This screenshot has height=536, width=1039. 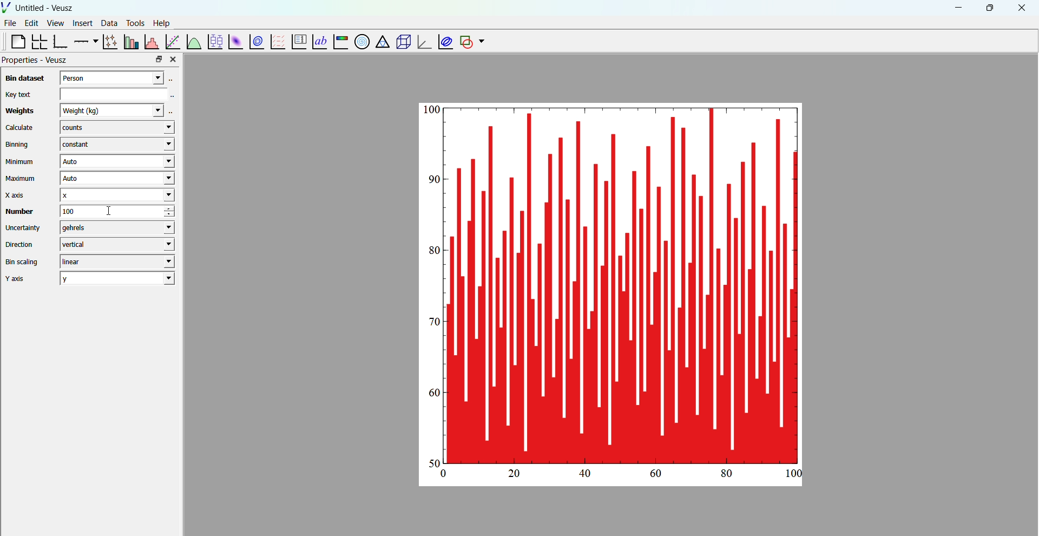 What do you see at coordinates (18, 195) in the screenshot?
I see `X axis` at bounding box center [18, 195].